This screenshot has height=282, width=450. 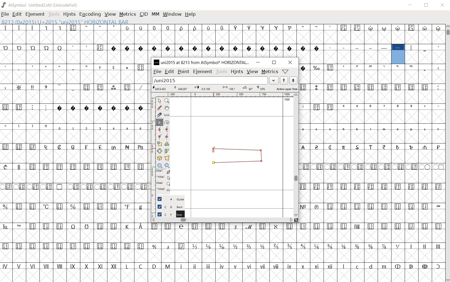 I want to click on Rotate the selection, so click(x=167, y=151).